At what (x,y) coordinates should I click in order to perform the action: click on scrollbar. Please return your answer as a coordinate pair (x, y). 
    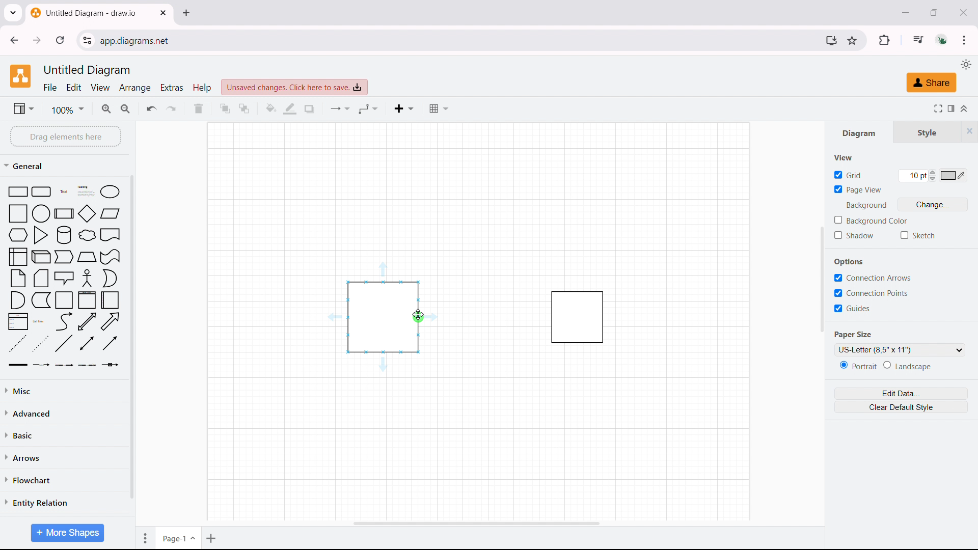
    Looking at the image, I should click on (131, 338).